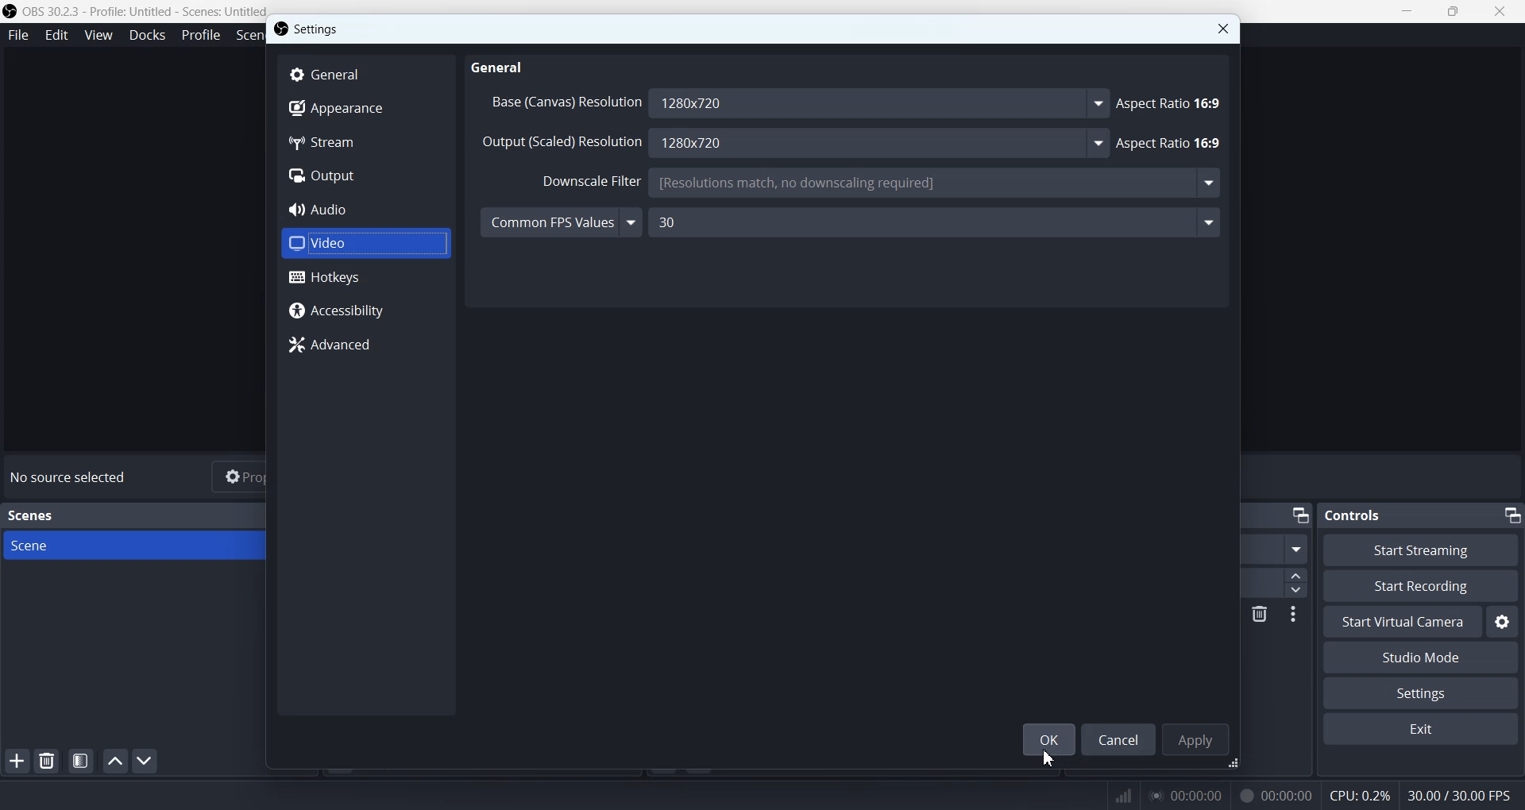 The width and height of the screenshot is (1525, 810). Describe the element at coordinates (31, 516) in the screenshot. I see `Scenes` at that location.